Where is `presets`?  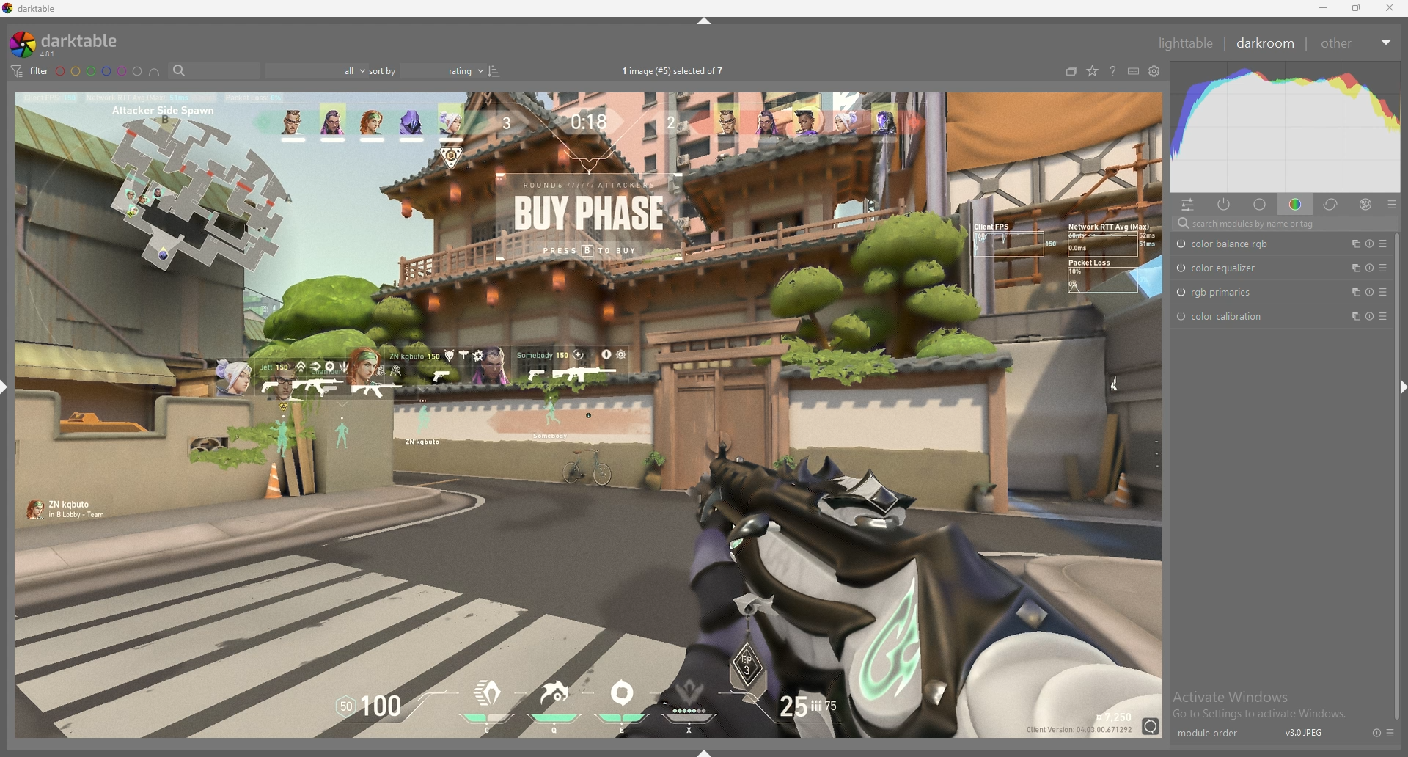 presets is located at coordinates (1392, 205).